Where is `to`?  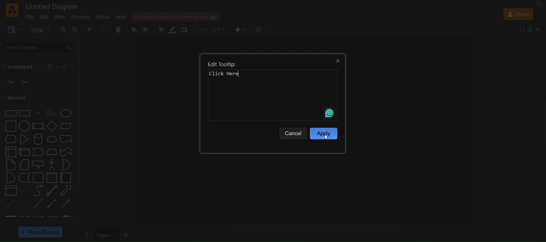 to is located at coordinates (146, 30).